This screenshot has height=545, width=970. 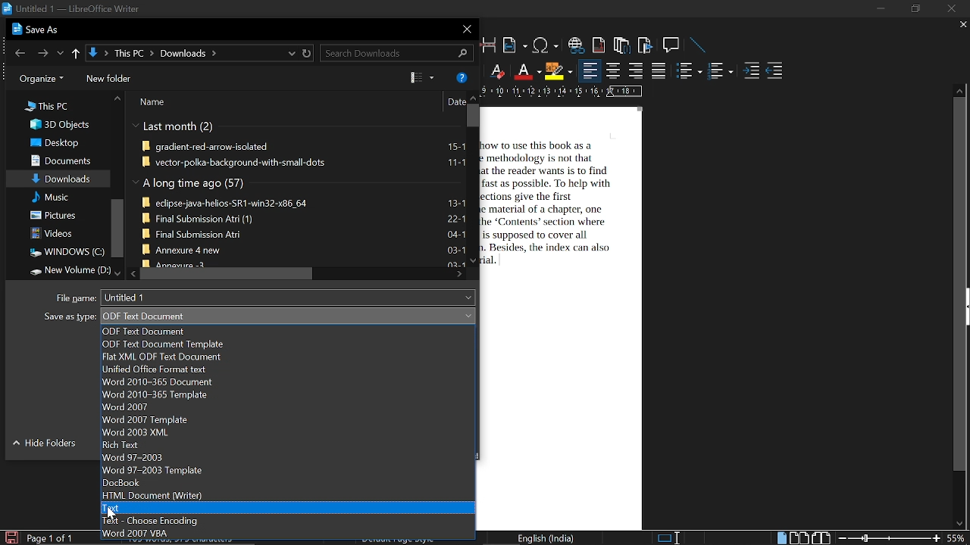 I want to click on word 2003 xml, so click(x=287, y=431).